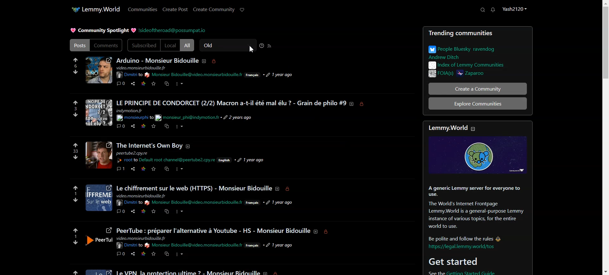 The width and height of the screenshot is (609, 275). I want to click on Posts, so click(478, 34).